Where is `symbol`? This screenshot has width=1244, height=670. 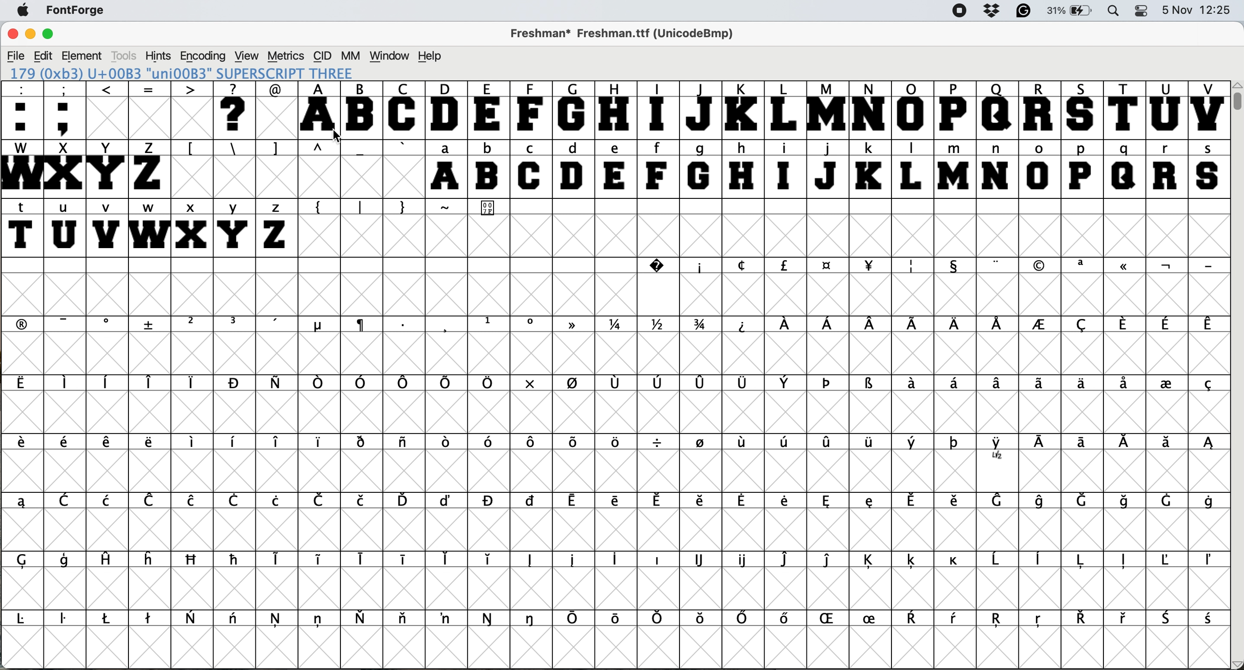
symbol is located at coordinates (23, 445).